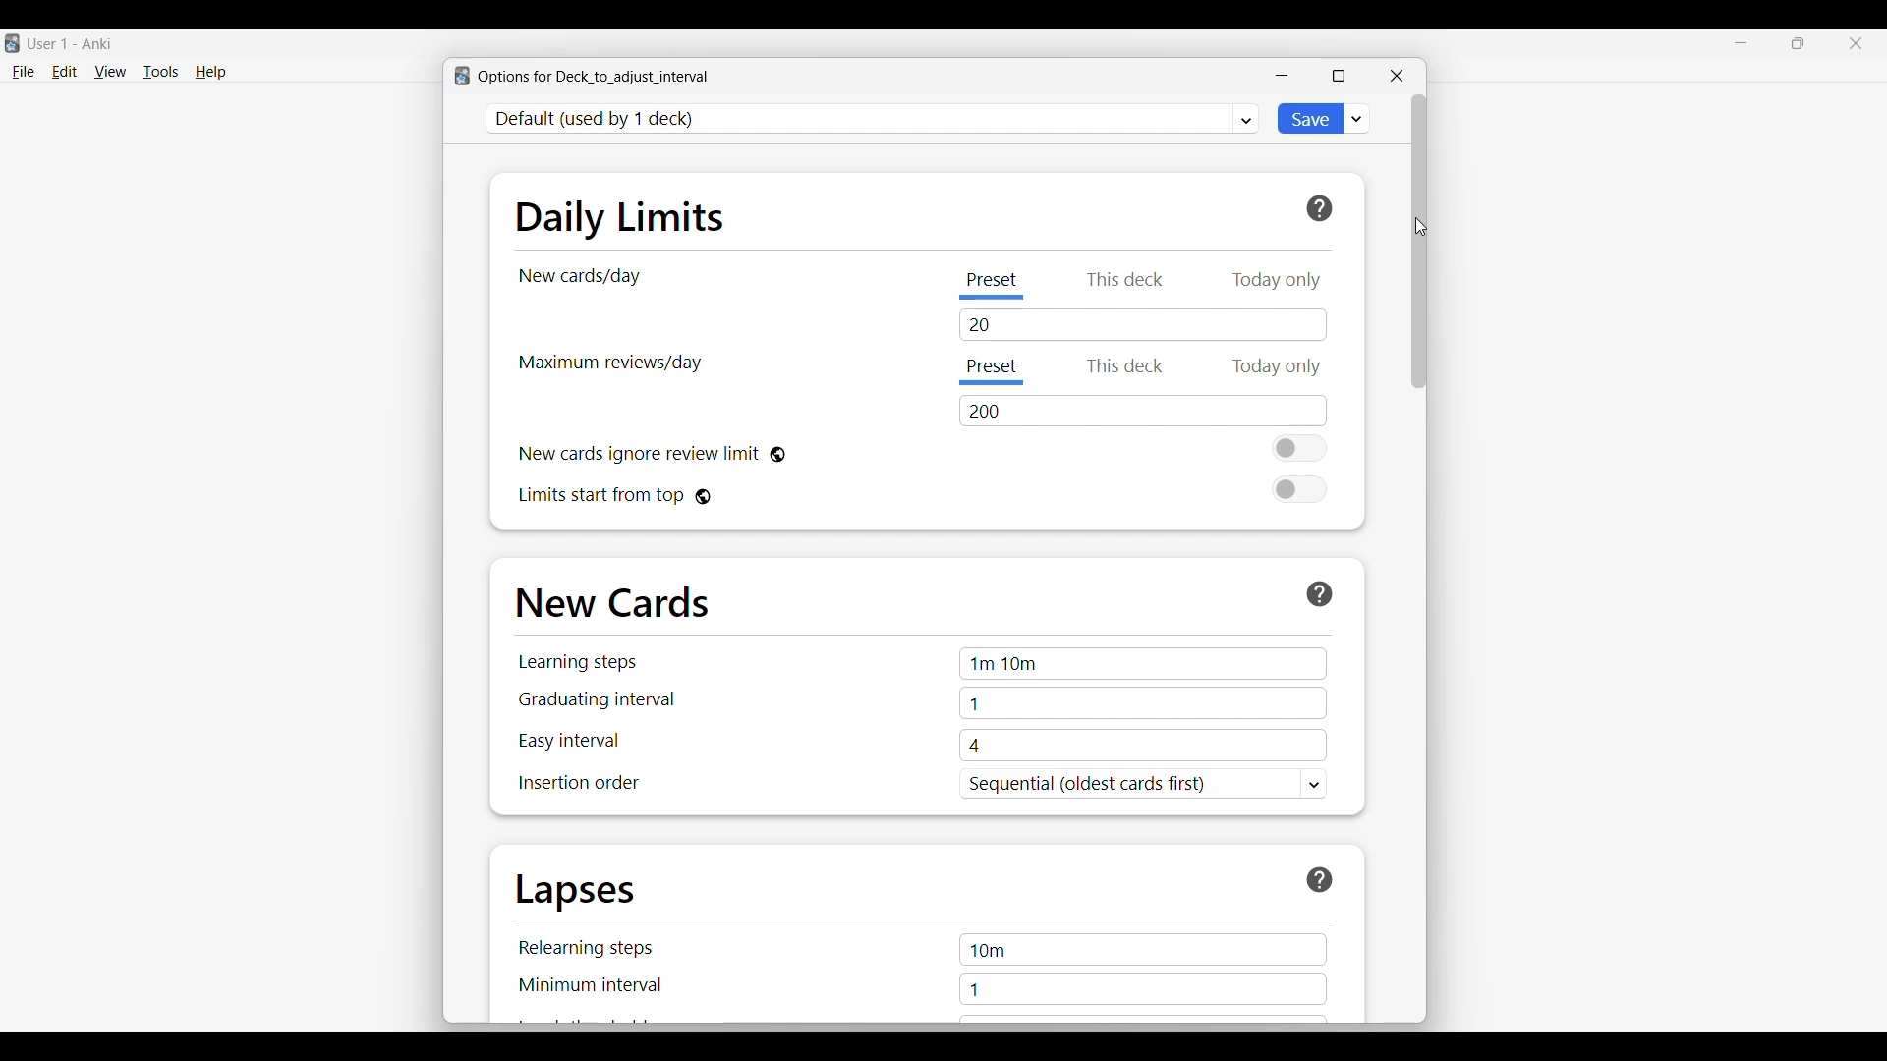 The width and height of the screenshot is (1887, 1061). Describe the element at coordinates (608, 363) in the screenshot. I see `Indicates max. reviews/day` at that location.